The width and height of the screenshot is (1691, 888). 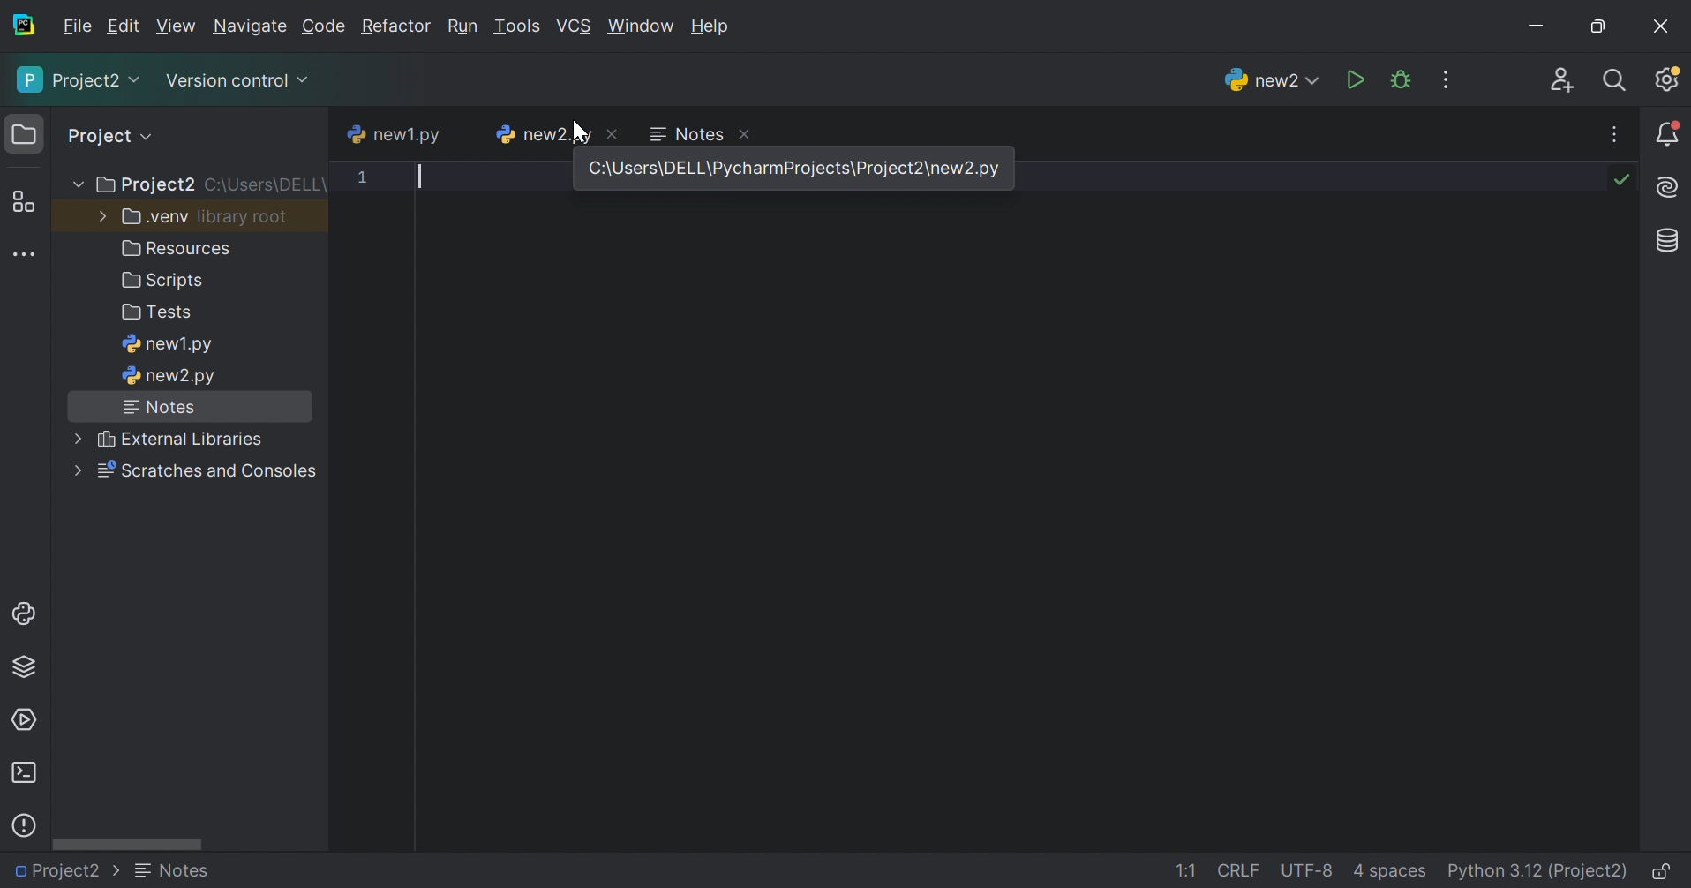 What do you see at coordinates (180, 248) in the screenshot?
I see `Resources` at bounding box center [180, 248].